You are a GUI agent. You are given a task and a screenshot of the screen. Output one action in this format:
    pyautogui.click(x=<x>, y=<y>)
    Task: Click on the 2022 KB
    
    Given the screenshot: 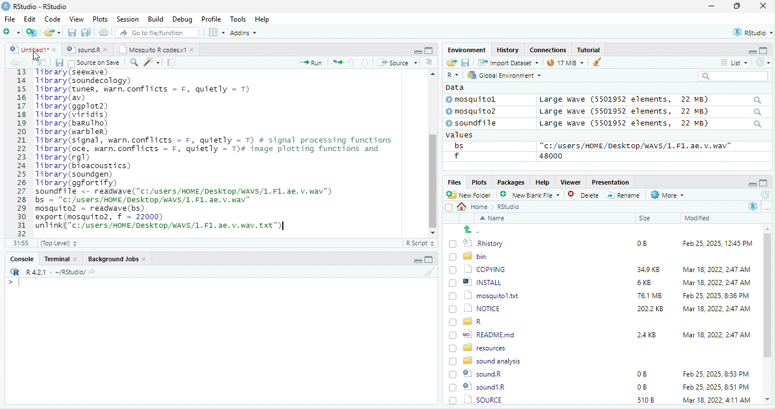 What is the action you would take?
    pyautogui.click(x=651, y=309)
    